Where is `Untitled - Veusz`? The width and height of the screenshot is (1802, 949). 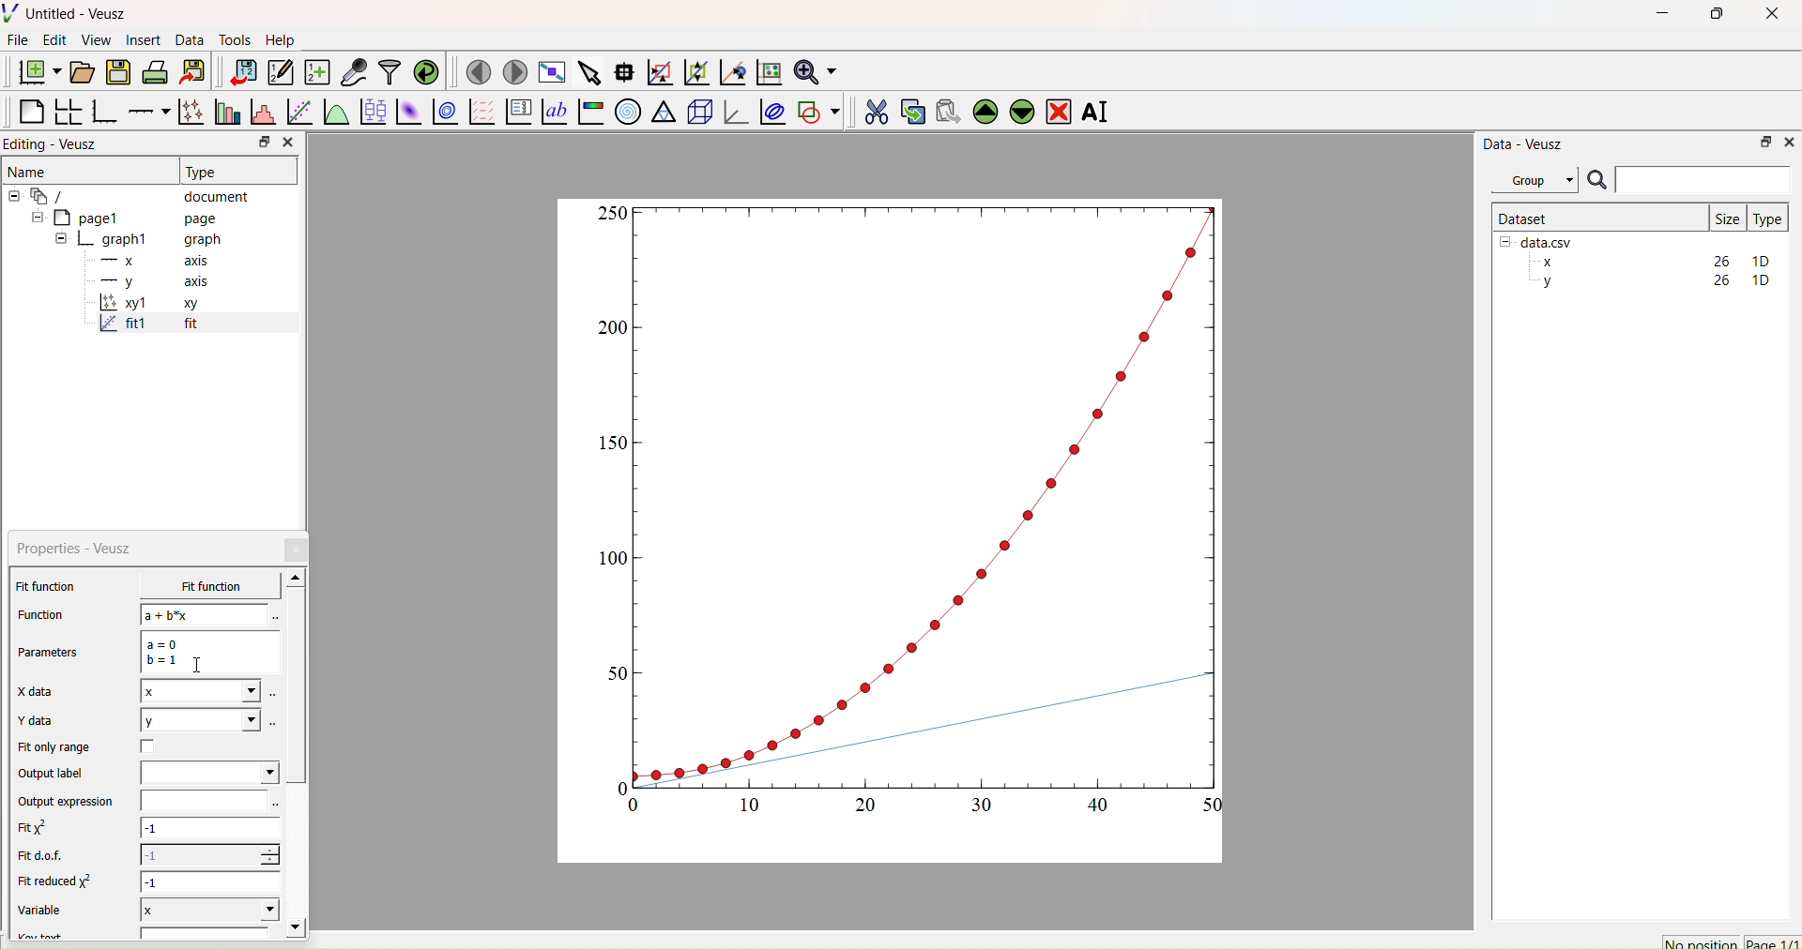
Untitled - Veusz is located at coordinates (69, 13).